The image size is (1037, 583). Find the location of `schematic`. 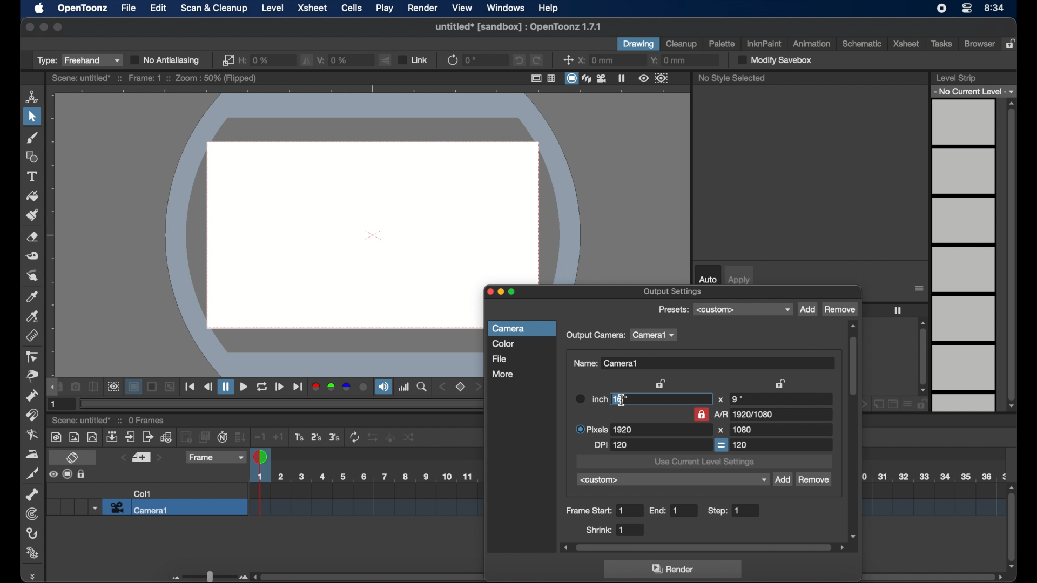

schematic is located at coordinates (863, 44).